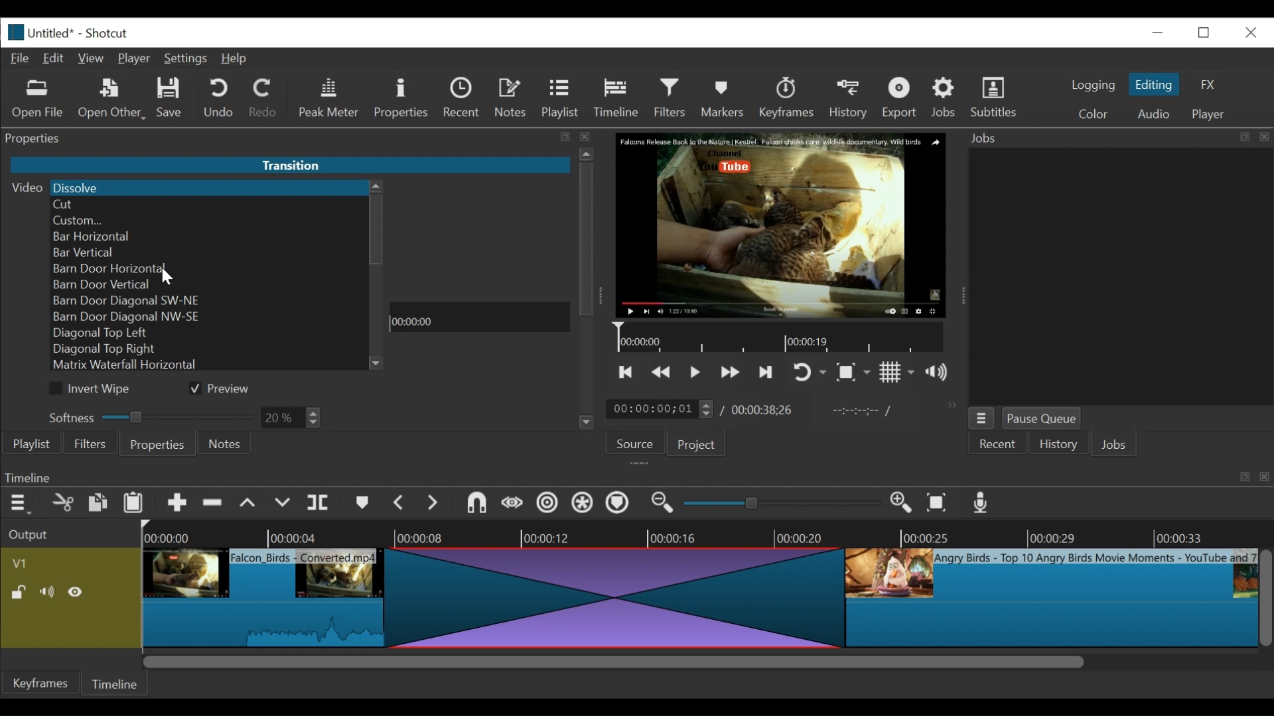 The width and height of the screenshot is (1274, 716). I want to click on Timeline, so click(620, 95).